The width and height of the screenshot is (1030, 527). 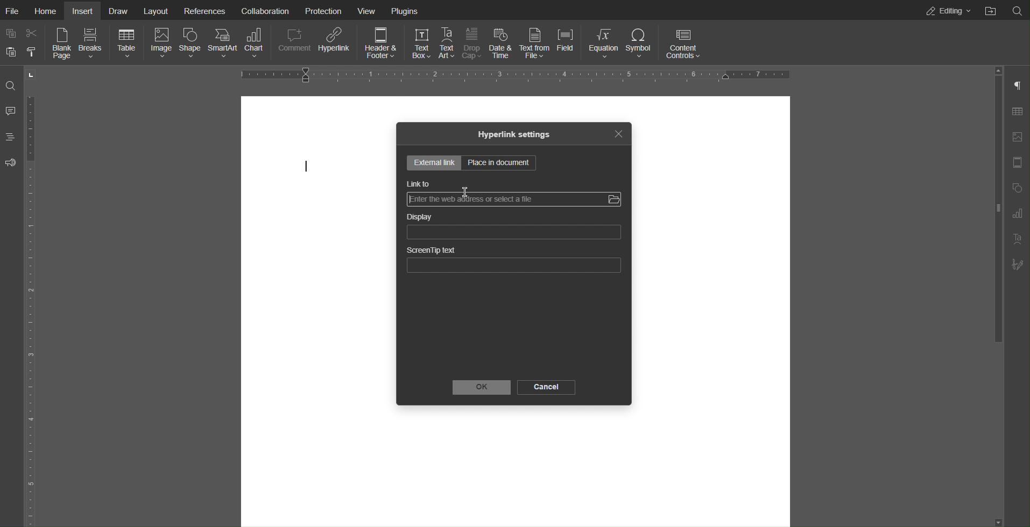 What do you see at coordinates (546, 387) in the screenshot?
I see `Cancel` at bounding box center [546, 387].